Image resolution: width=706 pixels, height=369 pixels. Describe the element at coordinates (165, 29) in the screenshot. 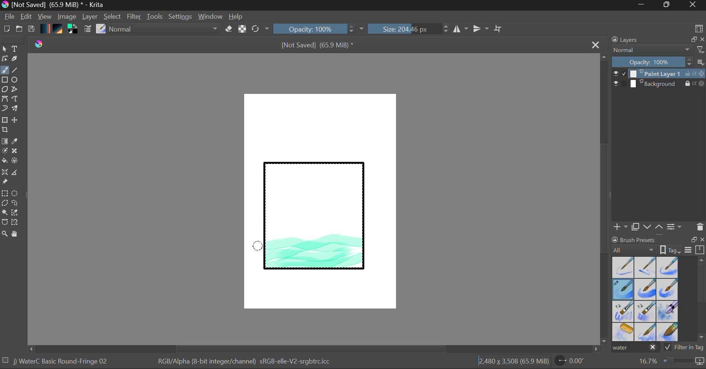

I see `Blending Tool` at that location.